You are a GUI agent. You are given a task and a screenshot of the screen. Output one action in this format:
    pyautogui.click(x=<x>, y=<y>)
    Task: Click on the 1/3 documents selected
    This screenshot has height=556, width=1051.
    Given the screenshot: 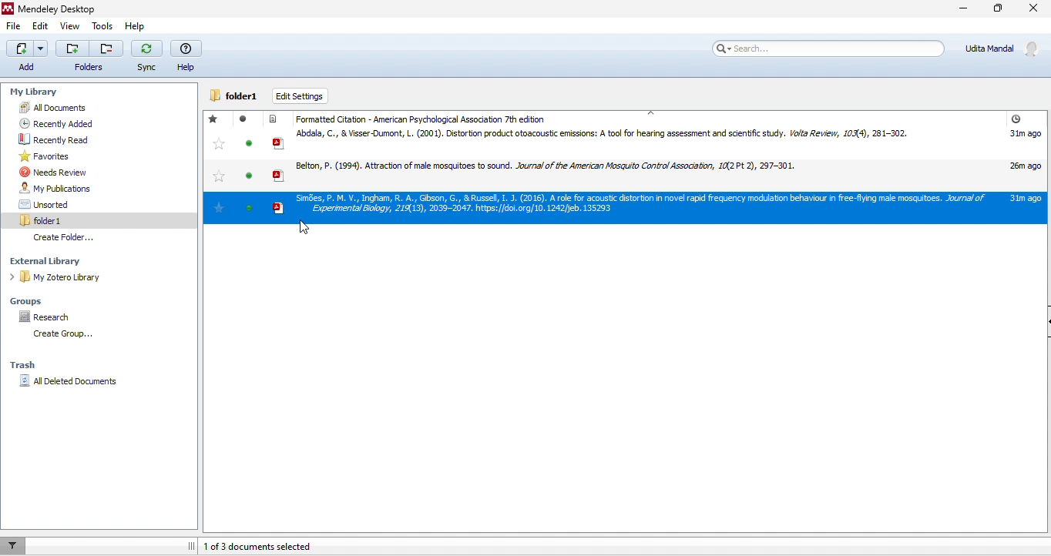 What is the action you would take?
    pyautogui.click(x=274, y=546)
    